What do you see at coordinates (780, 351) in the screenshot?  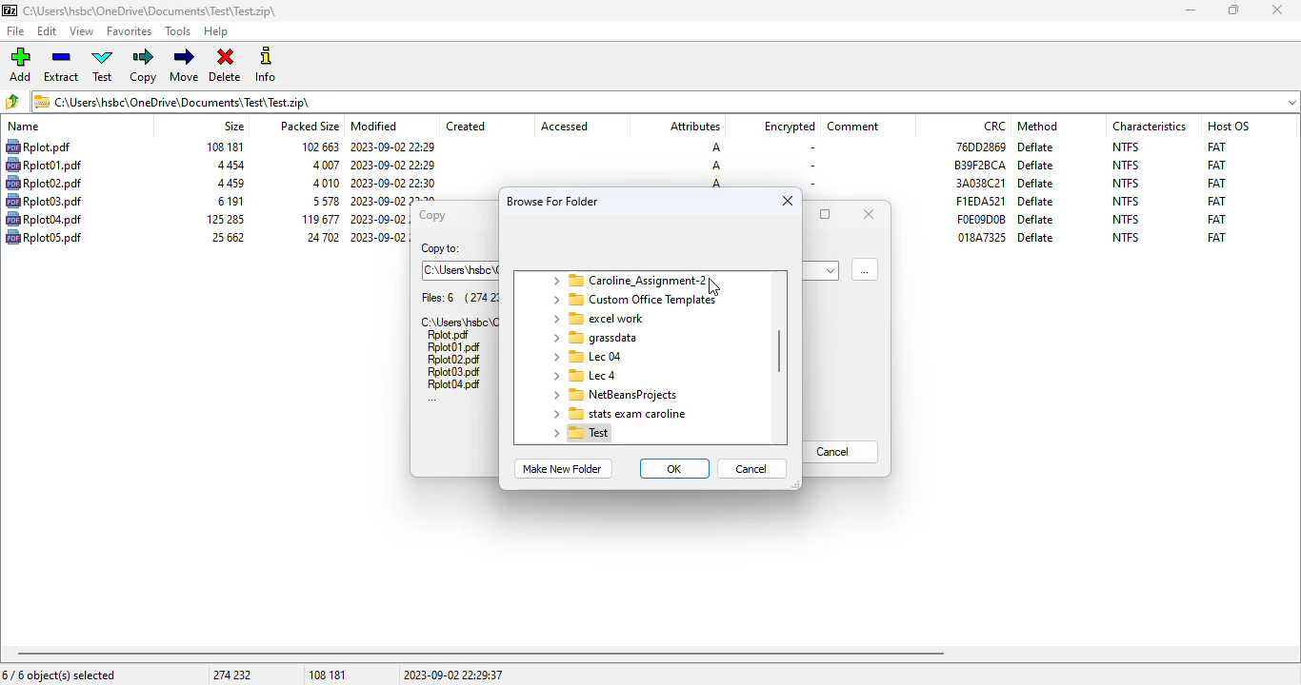 I see `vertical scroll bar` at bounding box center [780, 351].